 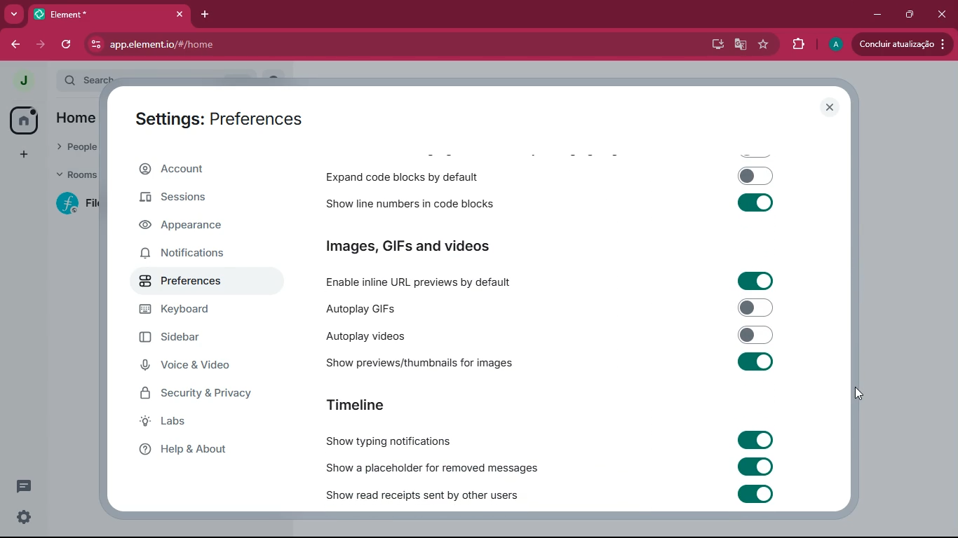 What do you see at coordinates (756, 467) in the screenshot?
I see `toggle on/off` at bounding box center [756, 467].